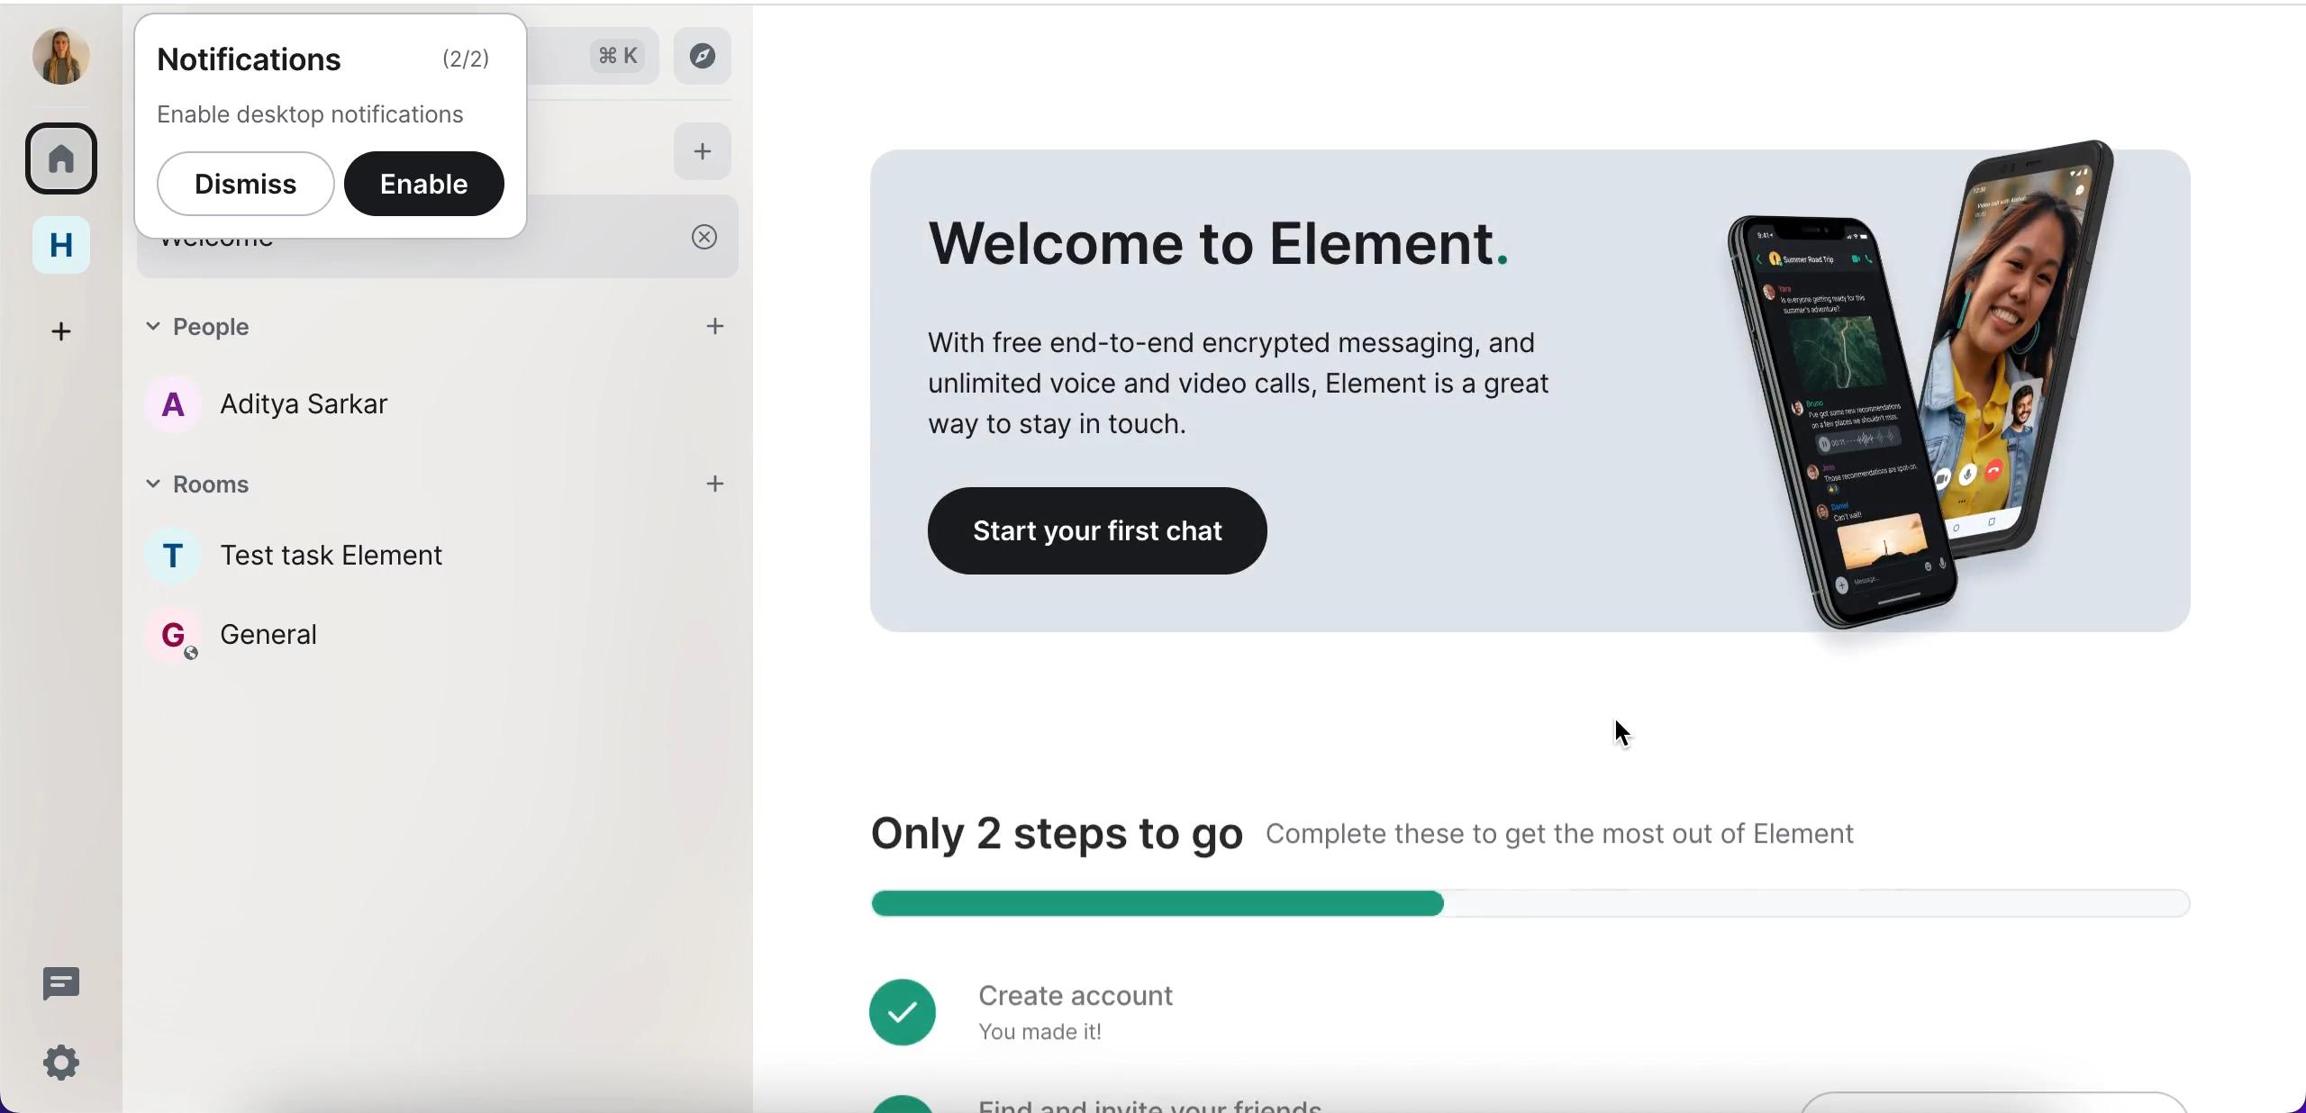  Describe the element at coordinates (432, 185) in the screenshot. I see `enable` at that location.